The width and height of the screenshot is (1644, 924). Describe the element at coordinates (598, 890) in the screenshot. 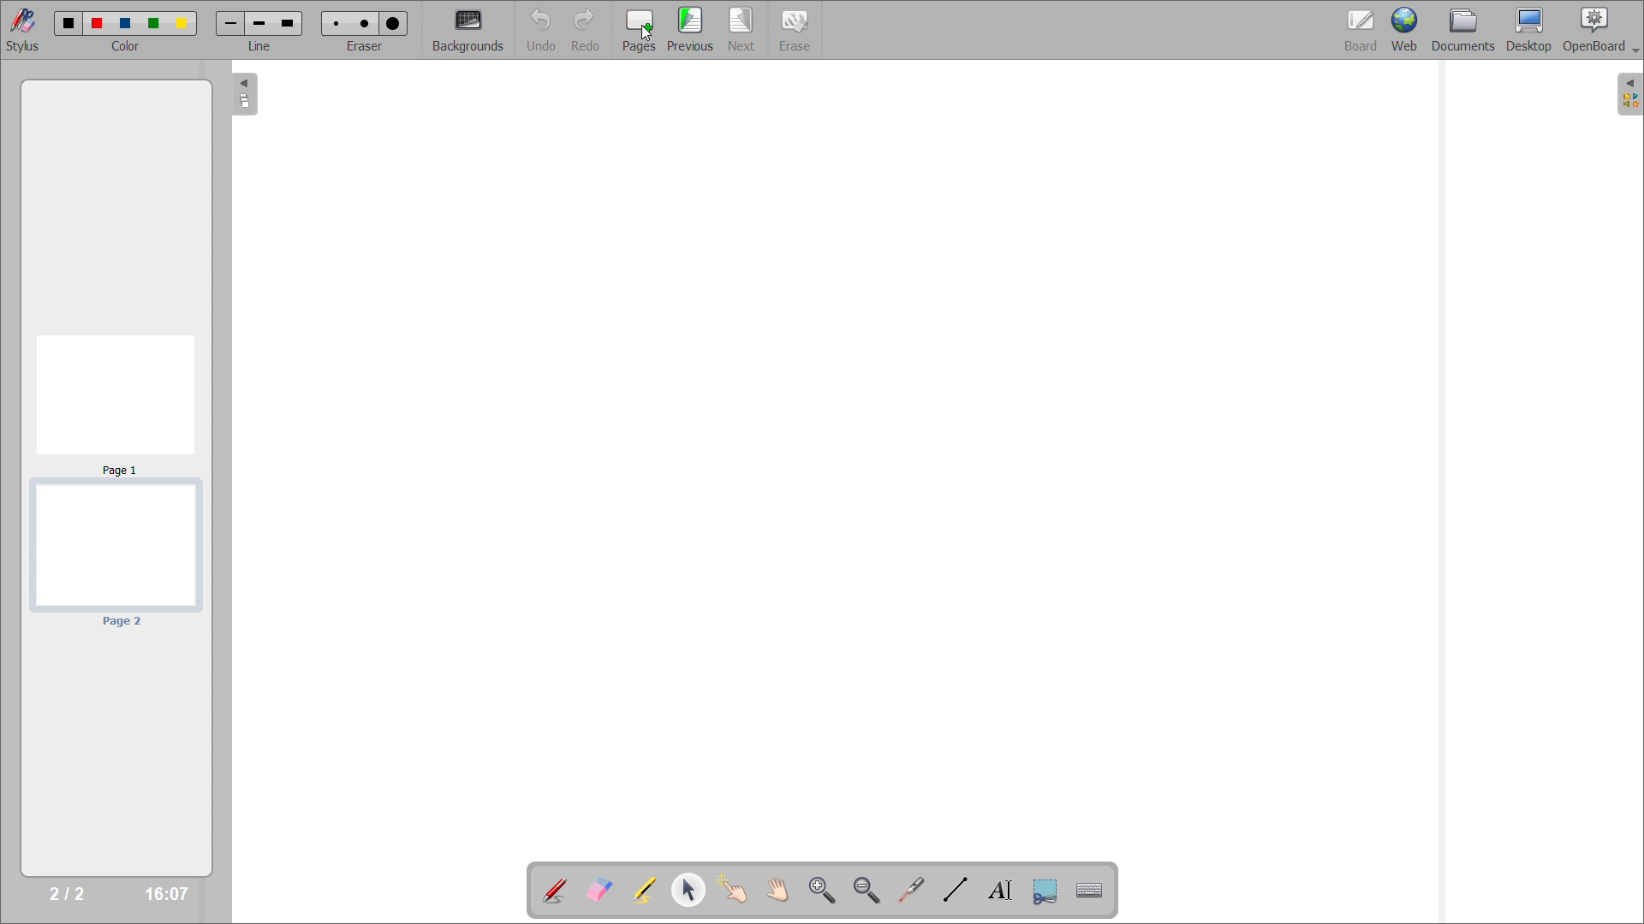

I see `erase annotations` at that location.